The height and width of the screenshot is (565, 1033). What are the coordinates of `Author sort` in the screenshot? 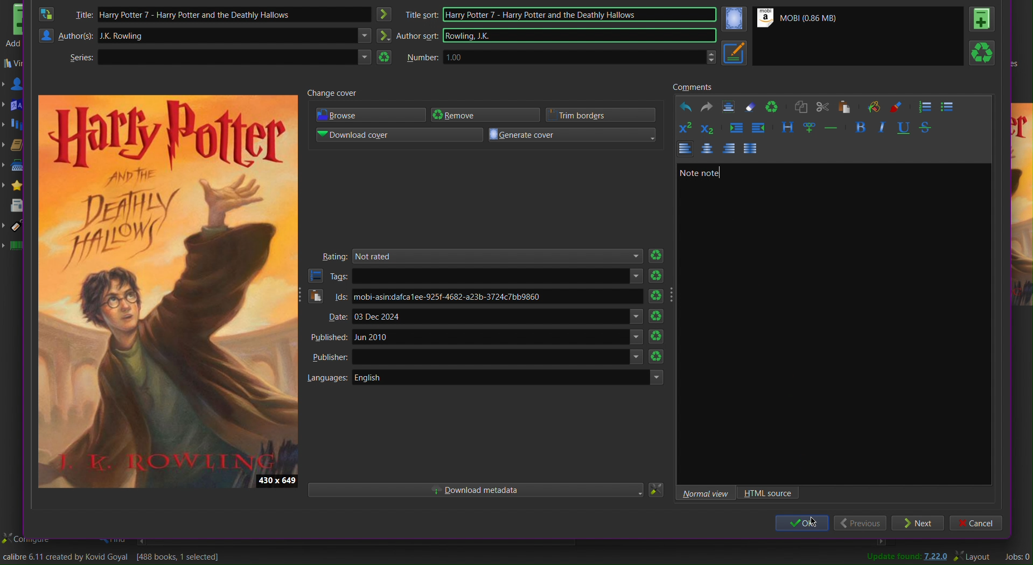 It's located at (418, 34).